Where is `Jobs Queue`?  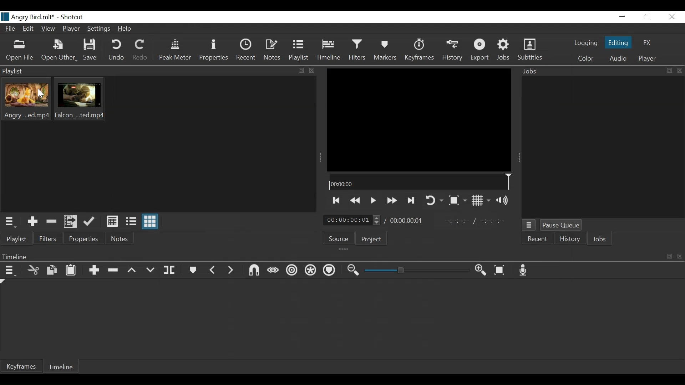 Jobs Queue is located at coordinates (529, 225).